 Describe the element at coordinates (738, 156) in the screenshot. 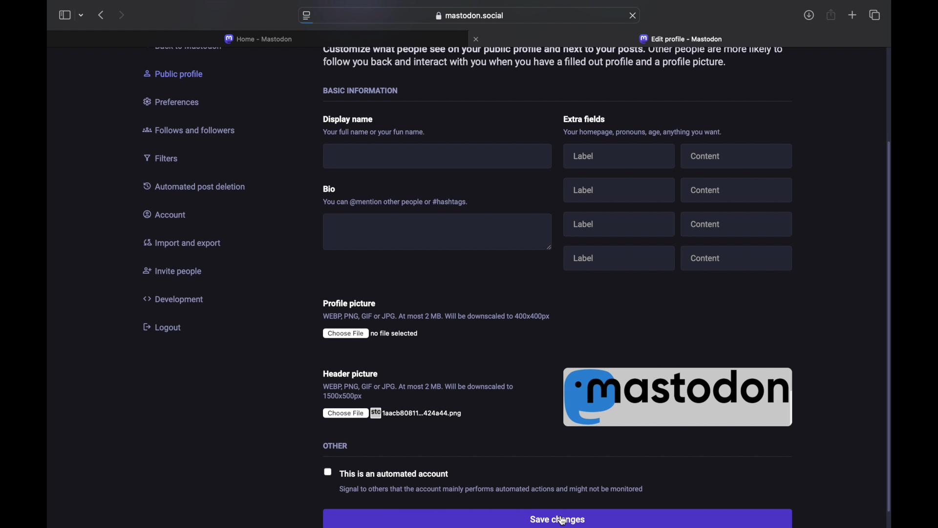

I see `content` at that location.